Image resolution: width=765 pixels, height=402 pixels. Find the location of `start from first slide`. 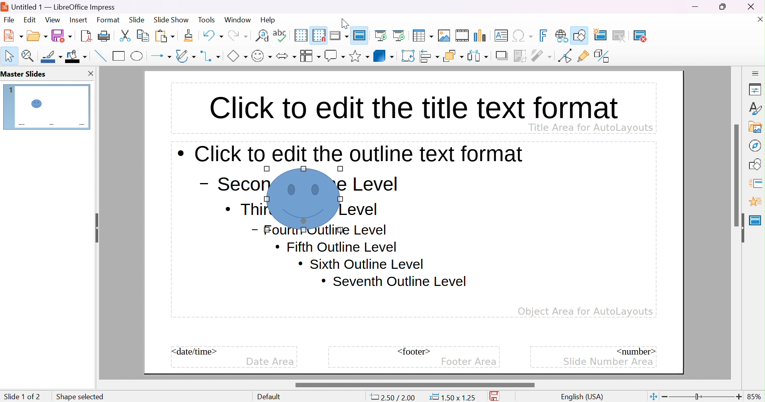

start from first slide is located at coordinates (382, 35).